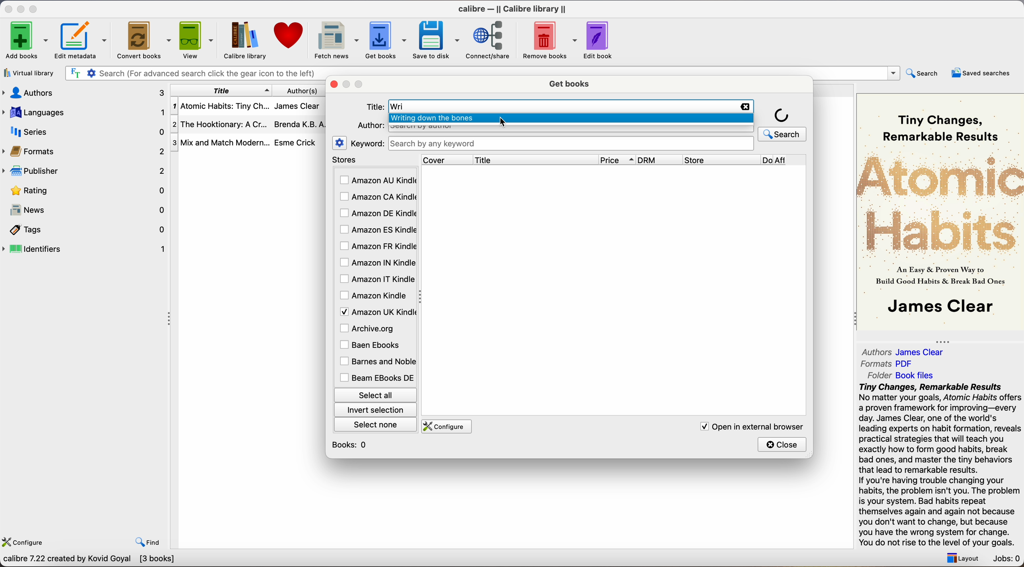  What do you see at coordinates (335, 41) in the screenshot?
I see `fetch news` at bounding box center [335, 41].